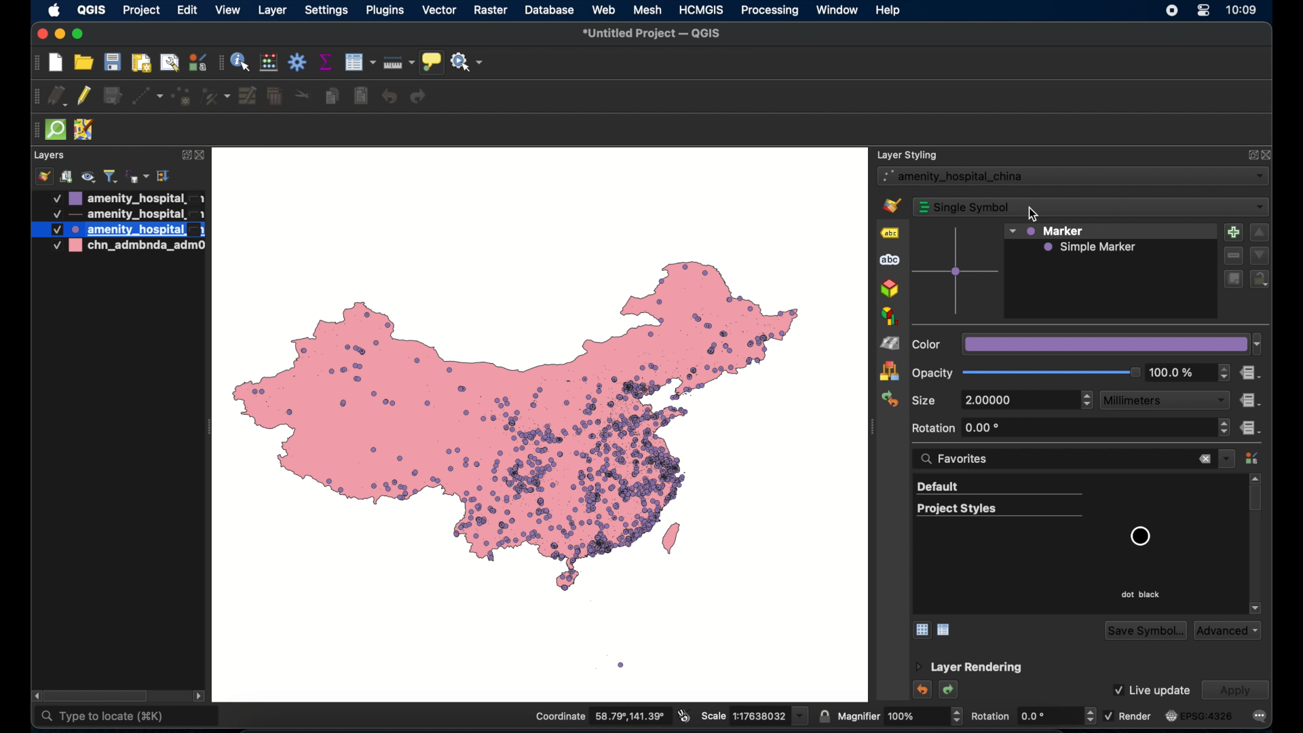 The width and height of the screenshot is (1303, 733). Describe the element at coordinates (890, 289) in the screenshot. I see `3d view` at that location.